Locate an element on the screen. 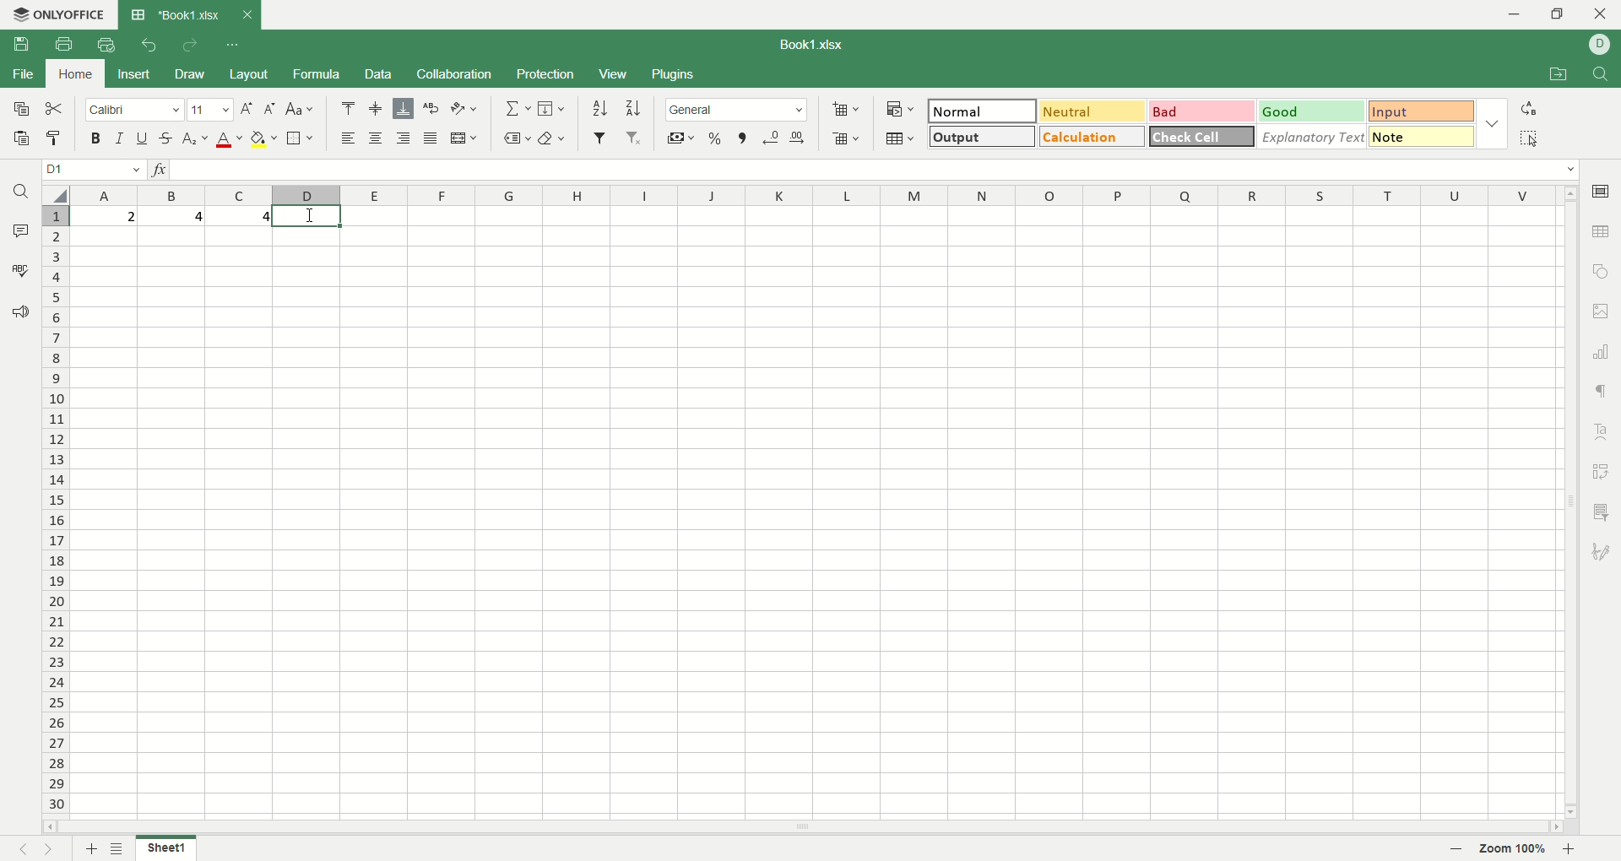 The width and height of the screenshot is (1621, 861). sort descending is located at coordinates (632, 107).